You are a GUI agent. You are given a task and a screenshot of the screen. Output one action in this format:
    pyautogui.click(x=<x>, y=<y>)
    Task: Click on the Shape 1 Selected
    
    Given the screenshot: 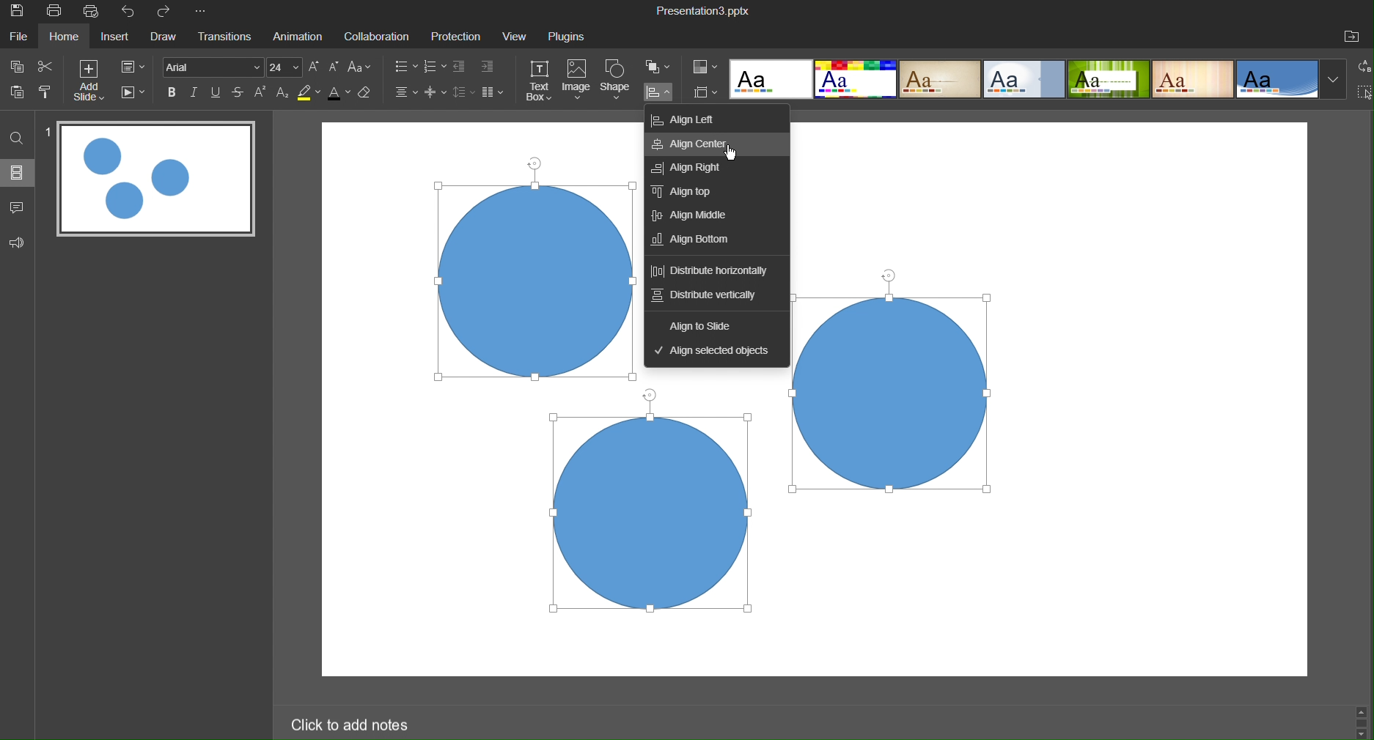 What is the action you would take?
    pyautogui.click(x=536, y=281)
    